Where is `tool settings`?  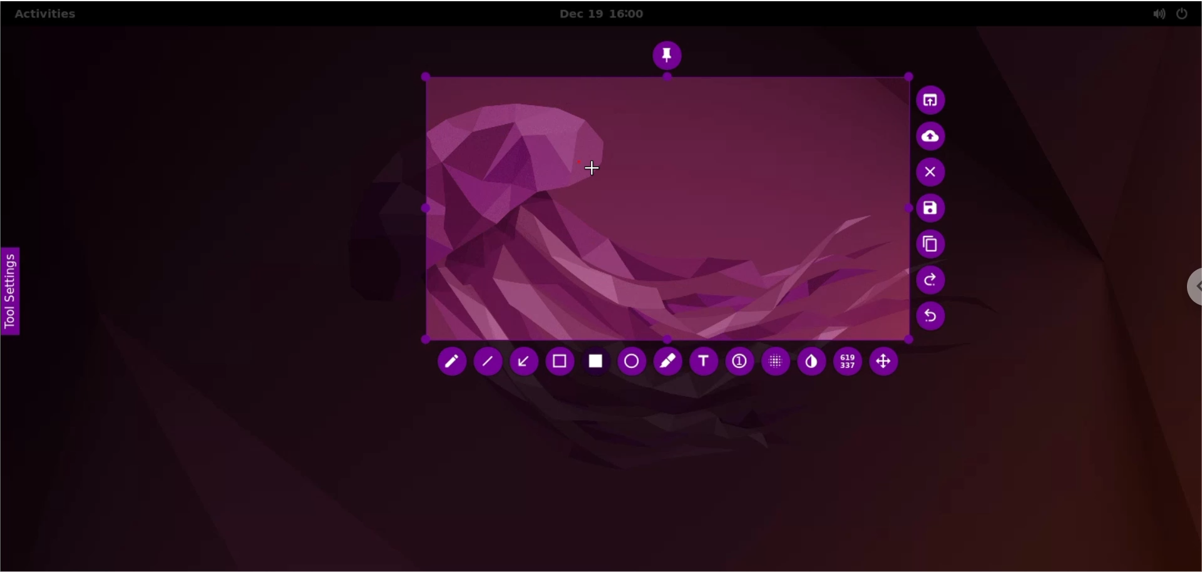
tool settings is located at coordinates (14, 292).